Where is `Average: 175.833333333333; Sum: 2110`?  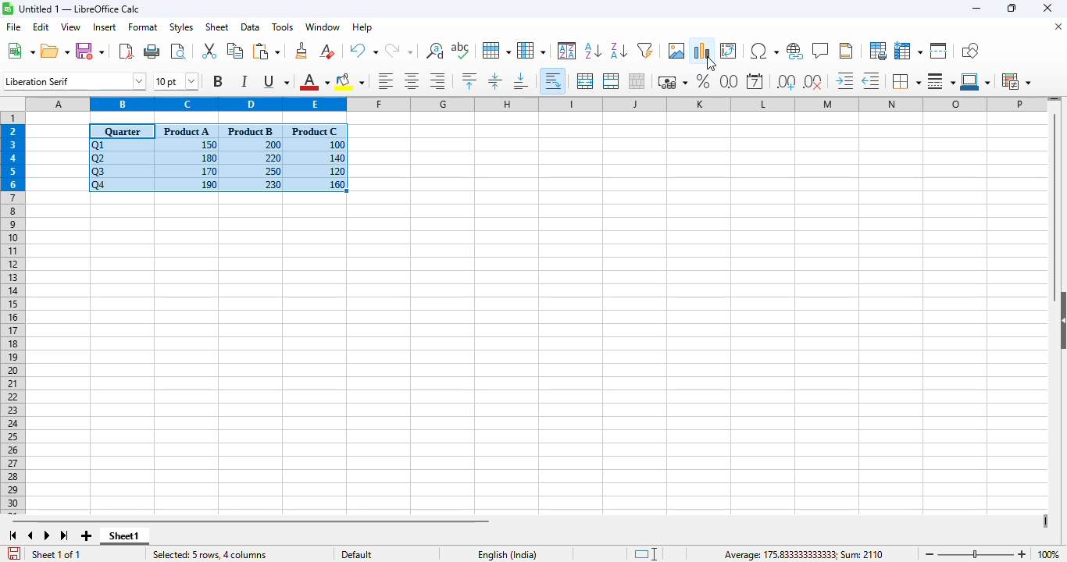
Average: 175.833333333333; Sum: 2110 is located at coordinates (803, 554).